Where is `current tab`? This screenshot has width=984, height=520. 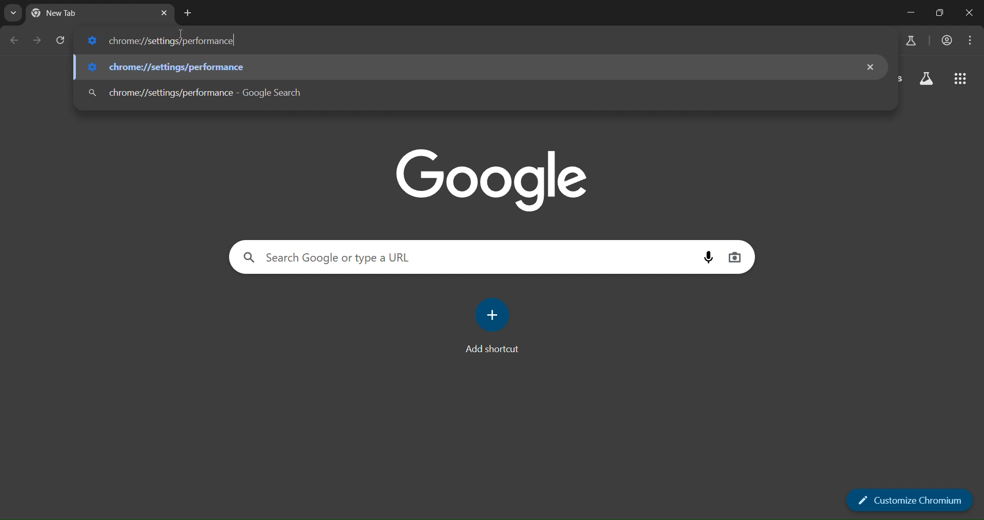
current tab is located at coordinates (69, 15).